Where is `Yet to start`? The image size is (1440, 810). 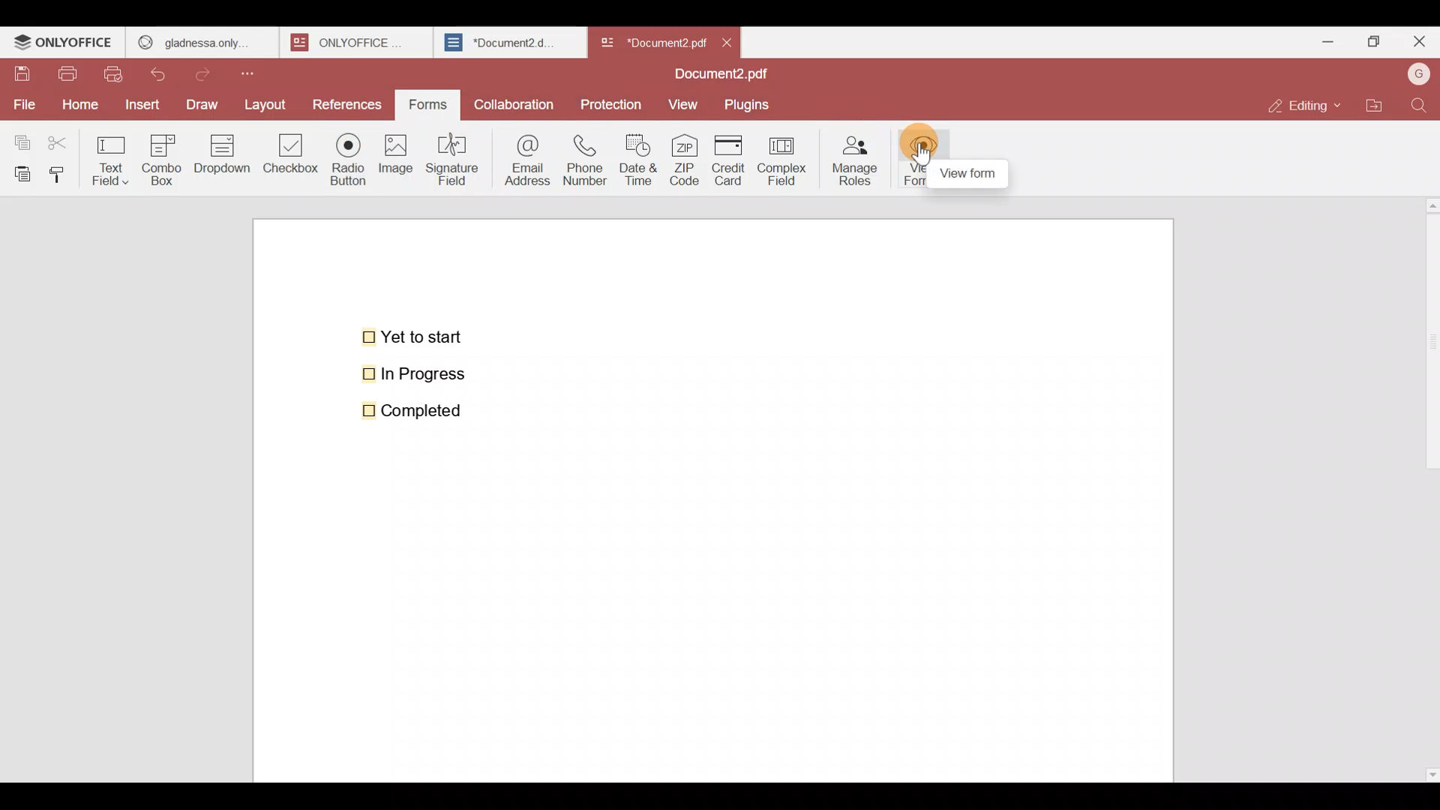 Yet to start is located at coordinates (415, 335).